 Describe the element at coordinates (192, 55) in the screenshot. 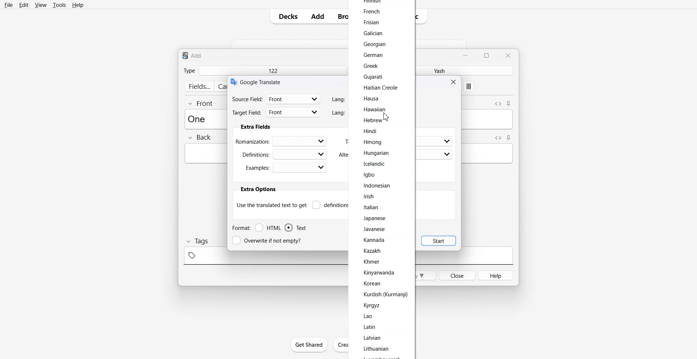

I see `Text` at that location.